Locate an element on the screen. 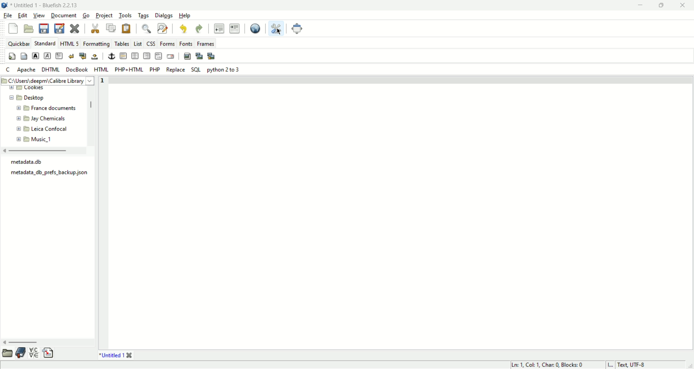  metadata.db is located at coordinates (32, 162).